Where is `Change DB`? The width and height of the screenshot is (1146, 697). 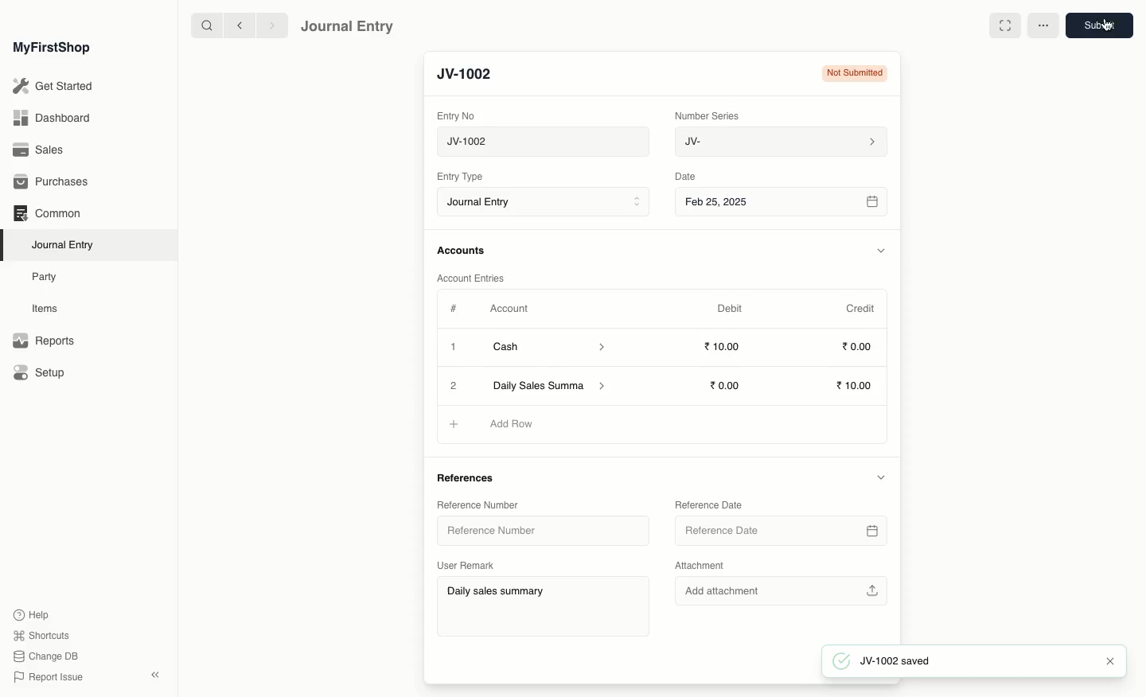
Change DB is located at coordinates (46, 657).